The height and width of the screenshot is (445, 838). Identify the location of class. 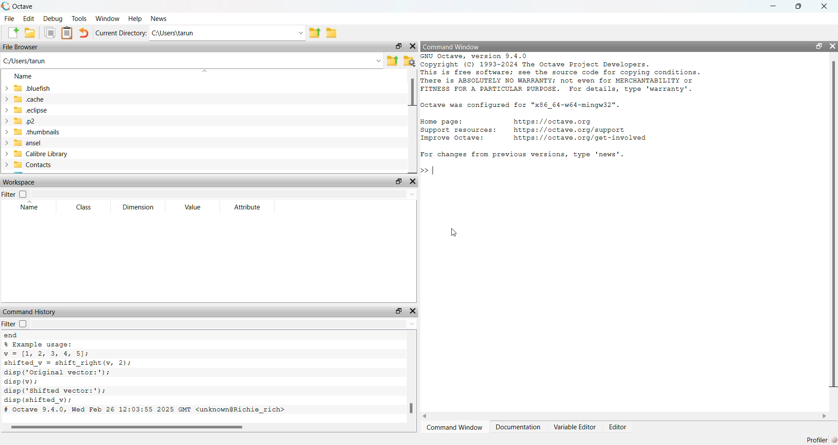
(82, 208).